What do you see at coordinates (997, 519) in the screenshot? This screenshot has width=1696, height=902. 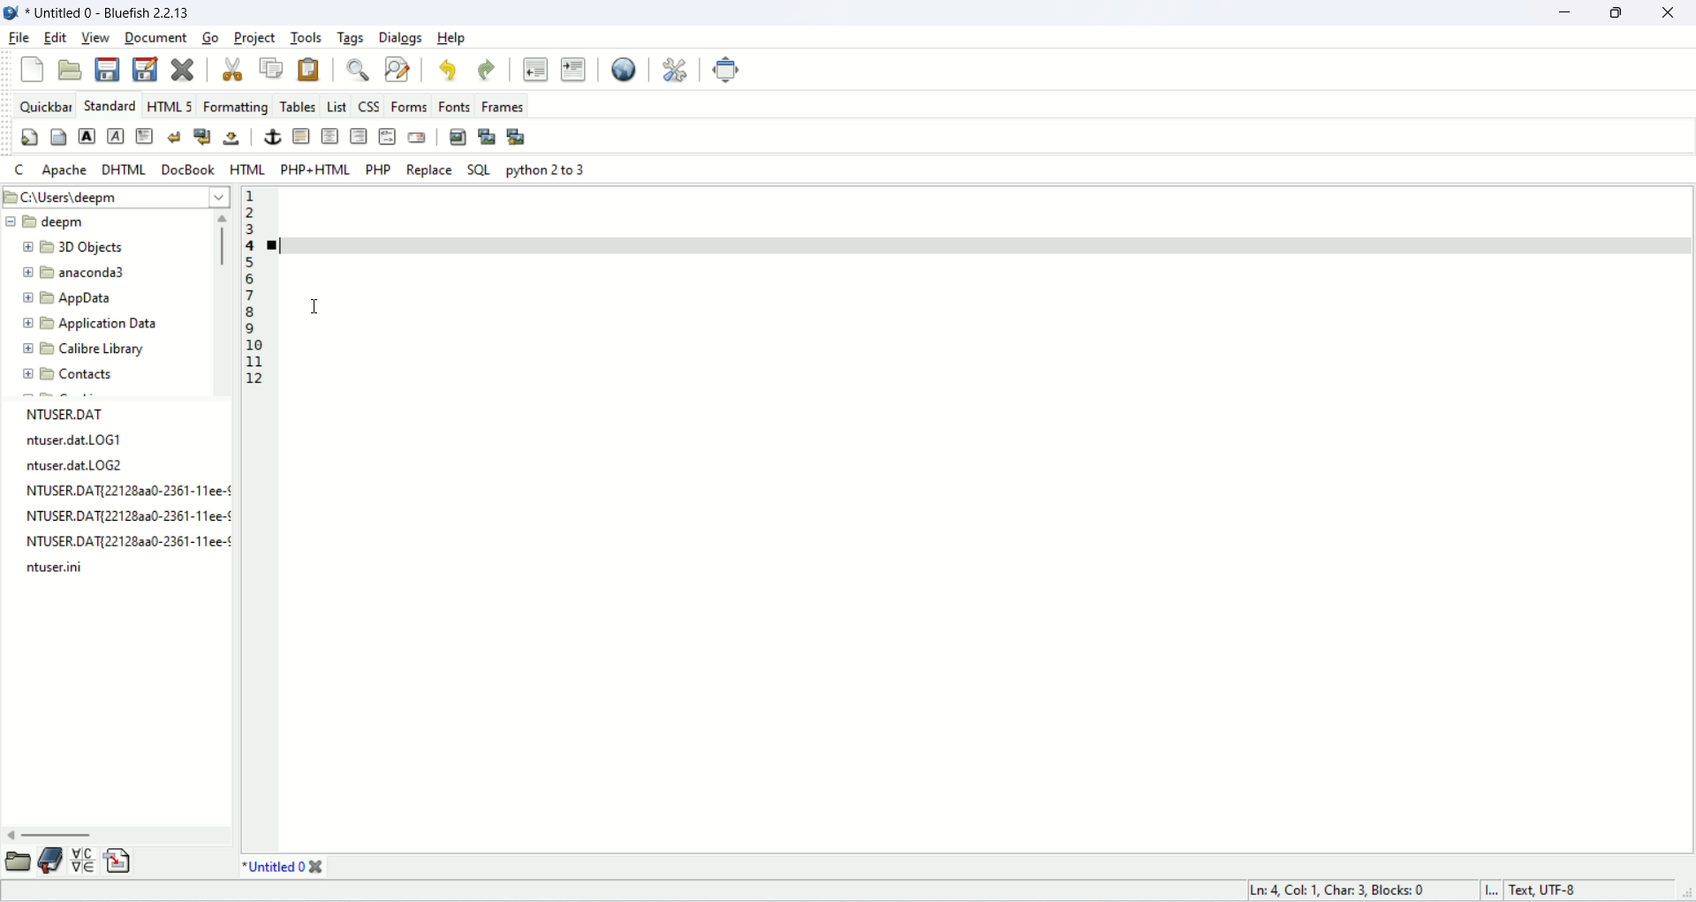 I see `editor` at bounding box center [997, 519].